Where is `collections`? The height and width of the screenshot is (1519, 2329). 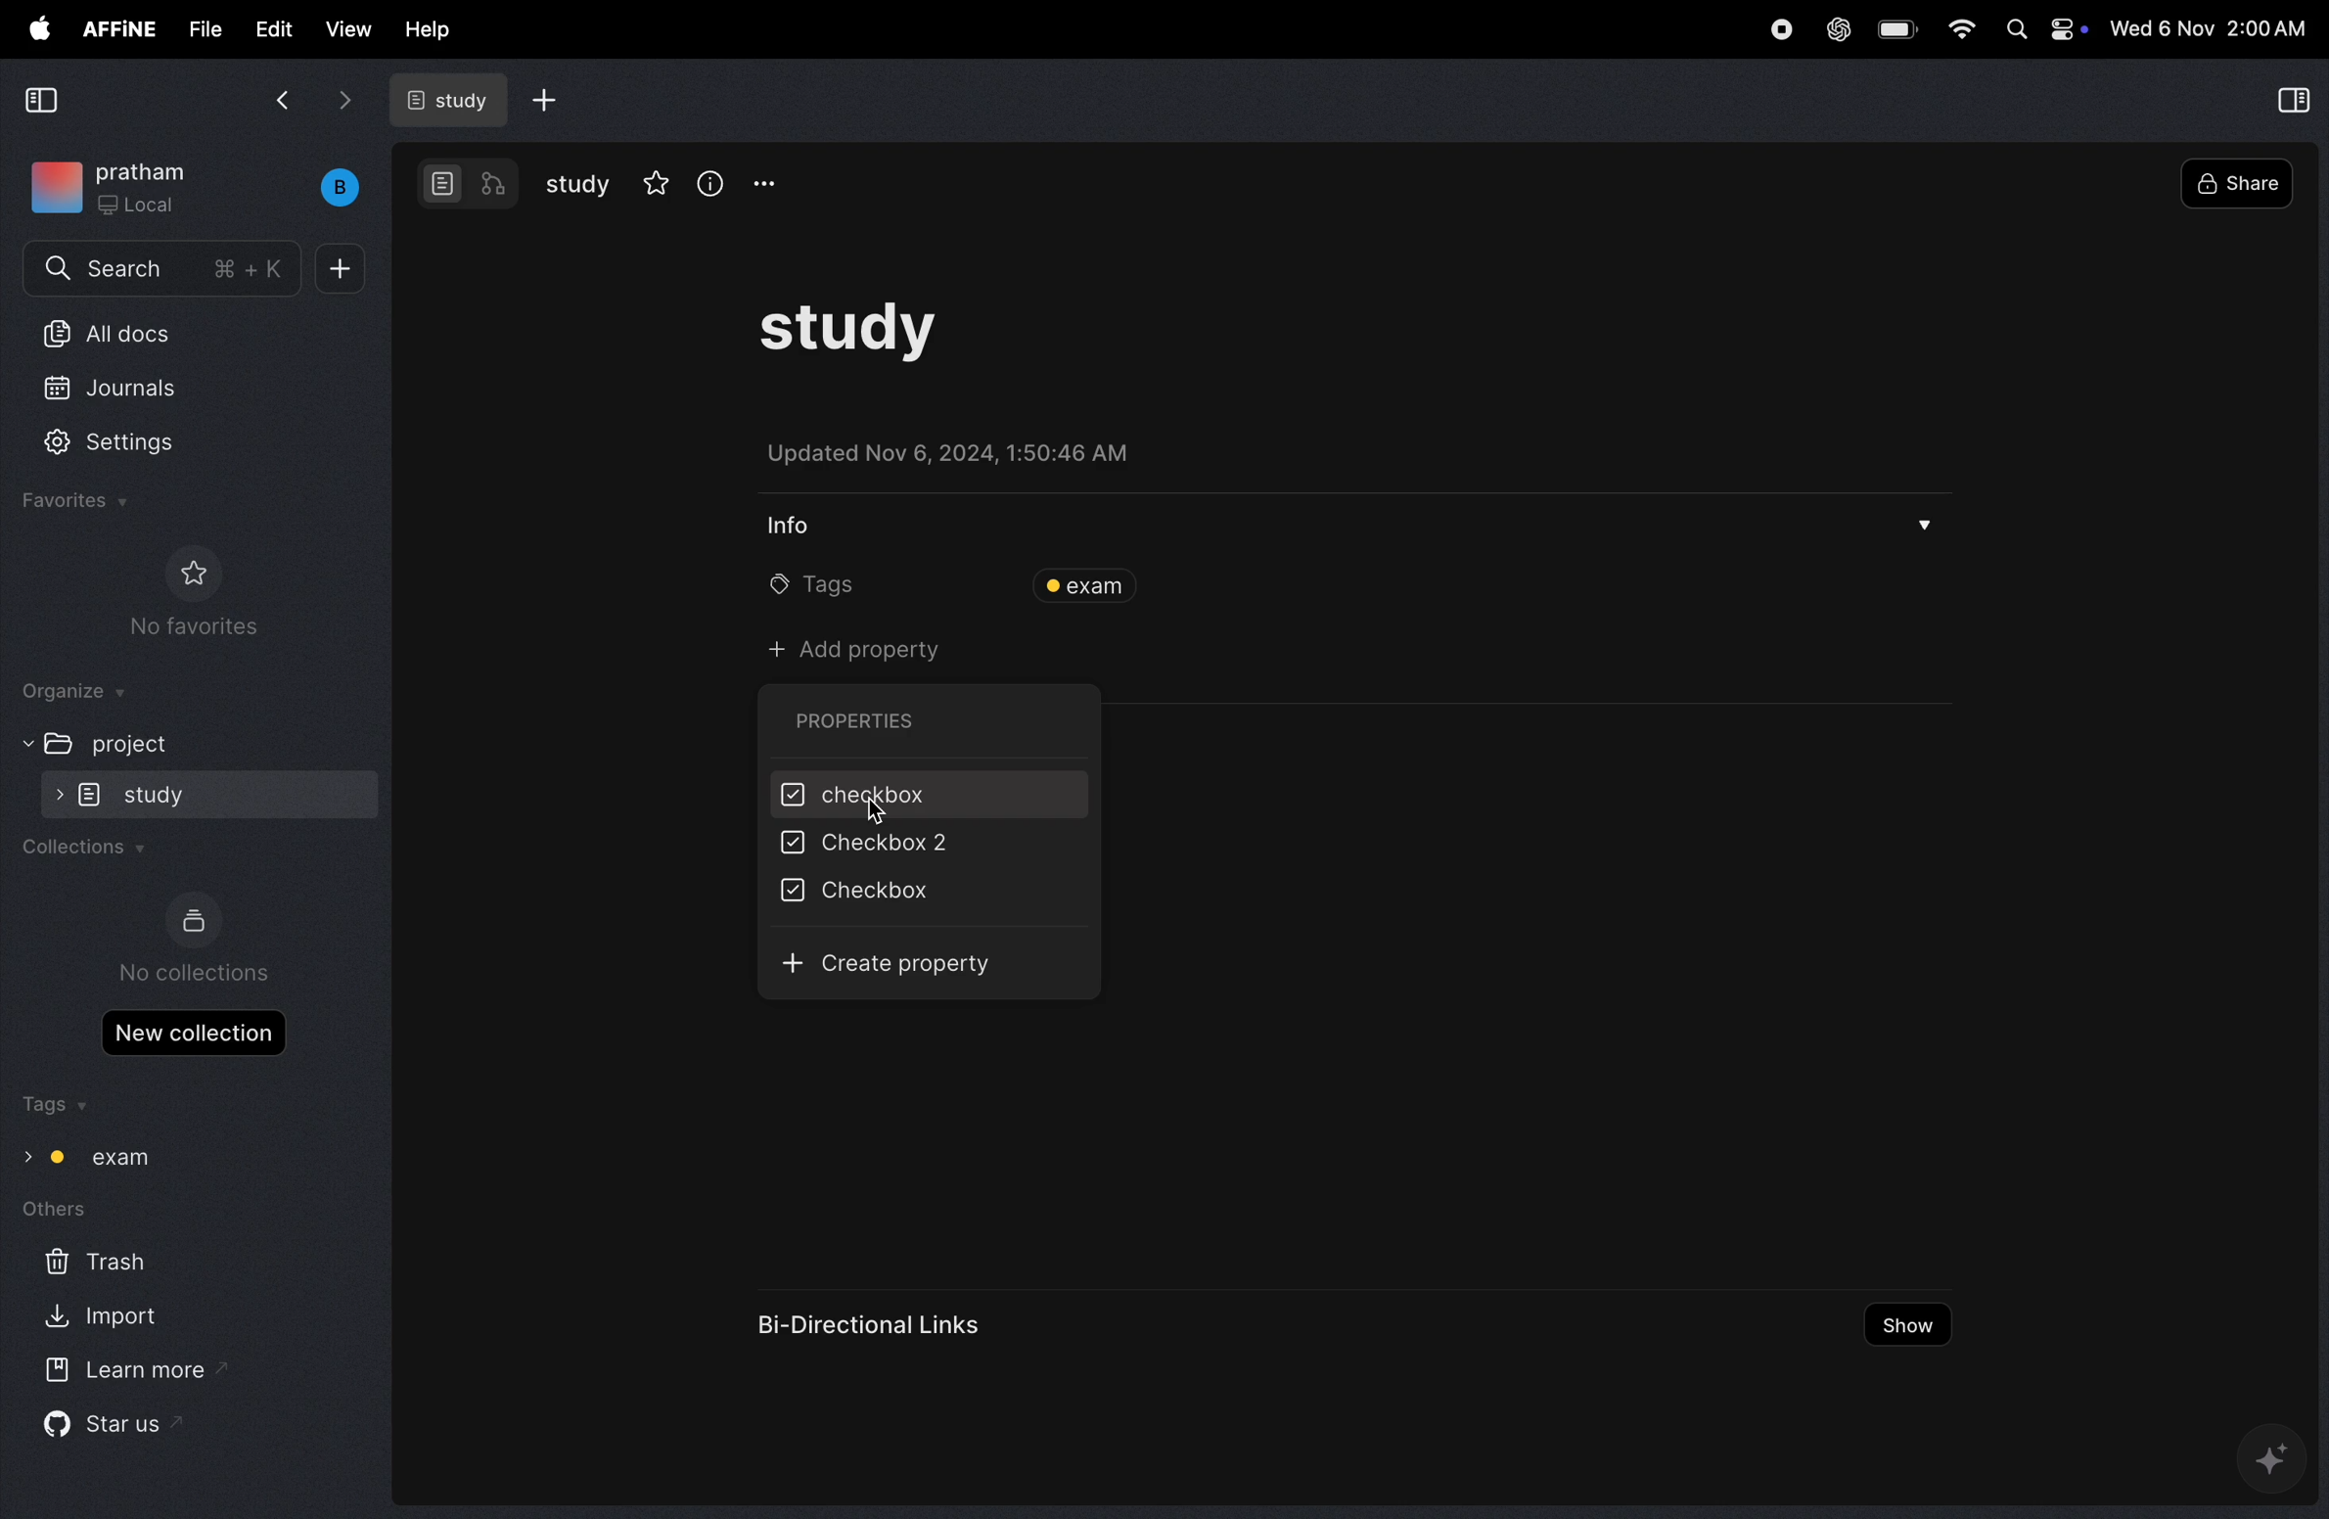
collections is located at coordinates (88, 851).